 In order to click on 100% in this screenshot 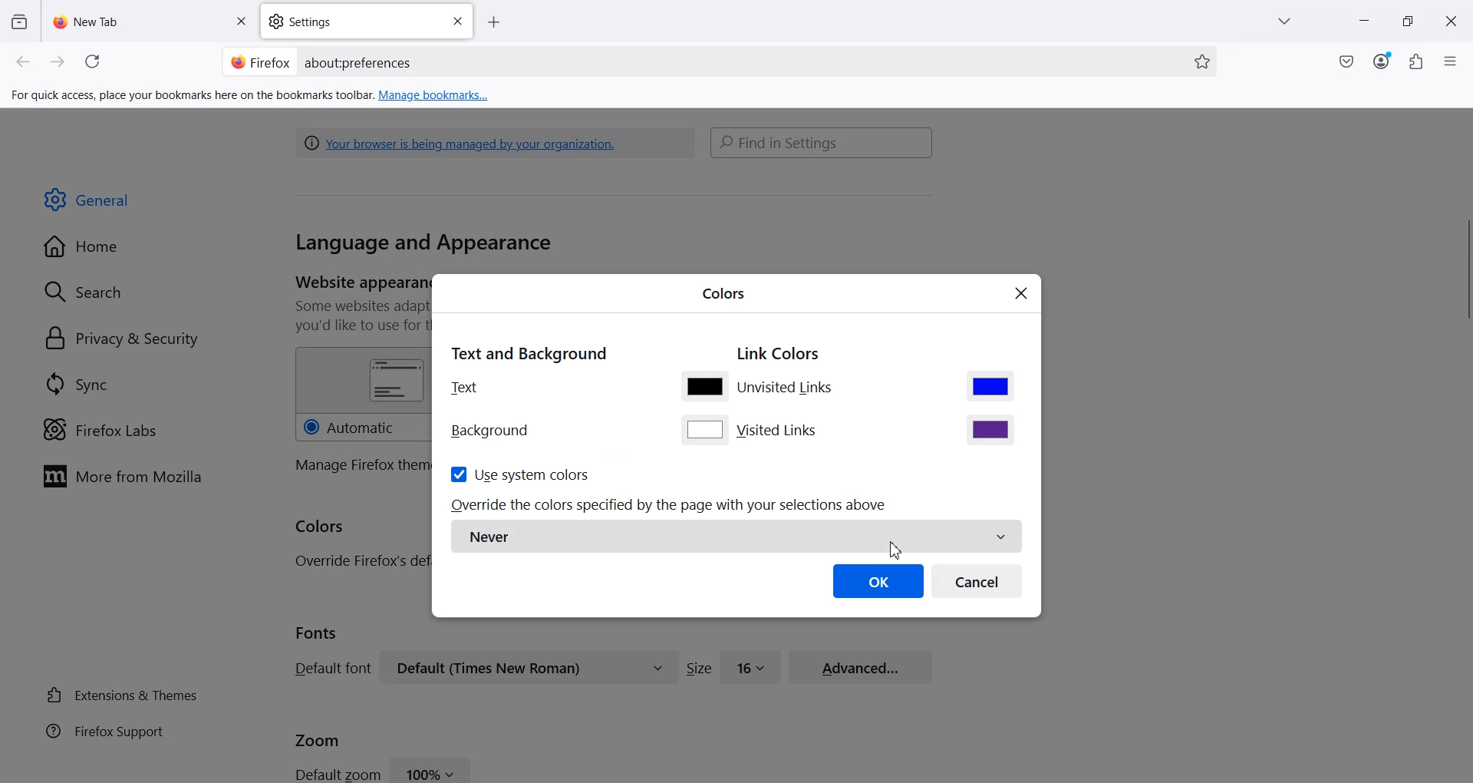, I will do `click(431, 769)`.